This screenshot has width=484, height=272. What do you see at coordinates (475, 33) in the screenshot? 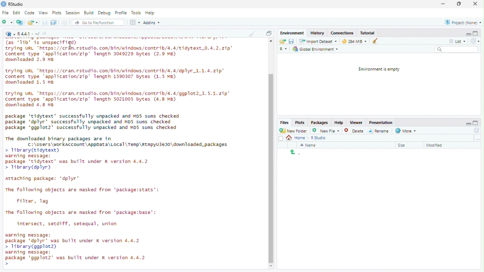
I see `Maximize` at bounding box center [475, 33].